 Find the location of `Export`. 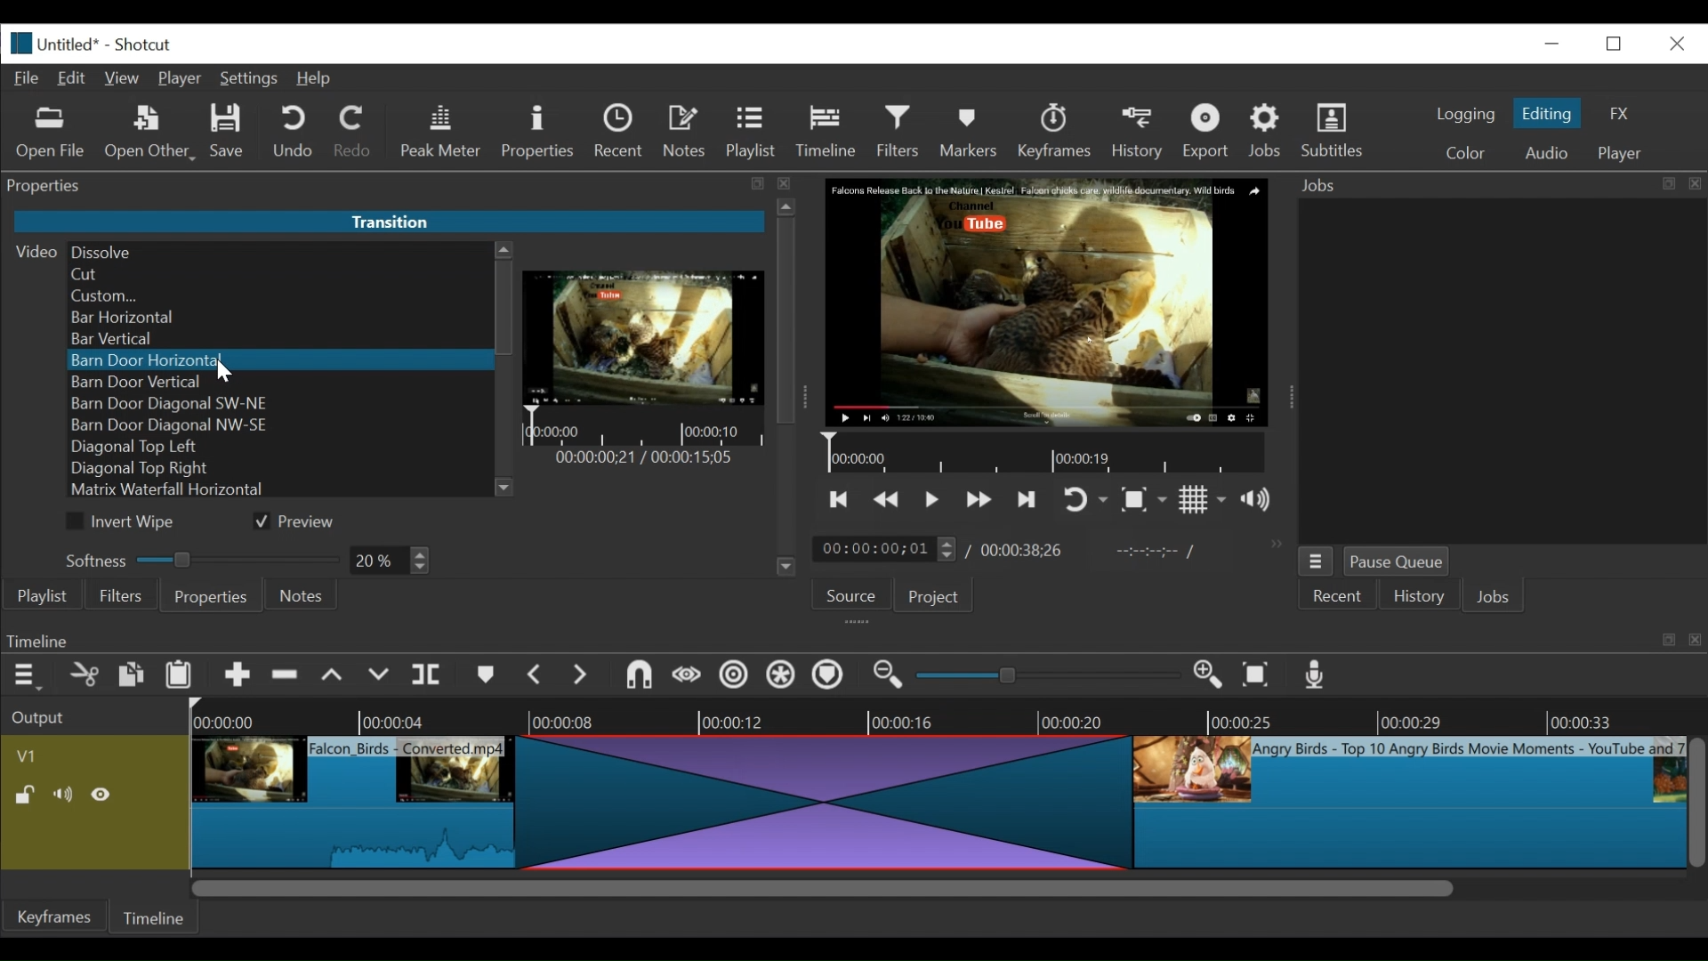

Export is located at coordinates (1209, 133).